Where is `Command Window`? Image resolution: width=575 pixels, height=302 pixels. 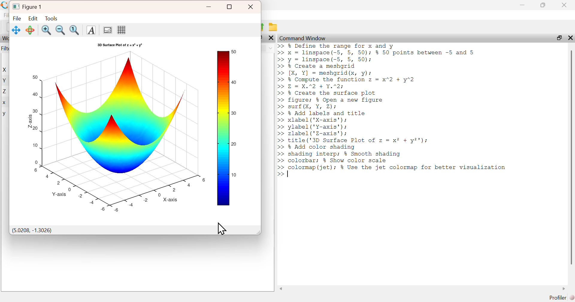 Command Window is located at coordinates (303, 38).